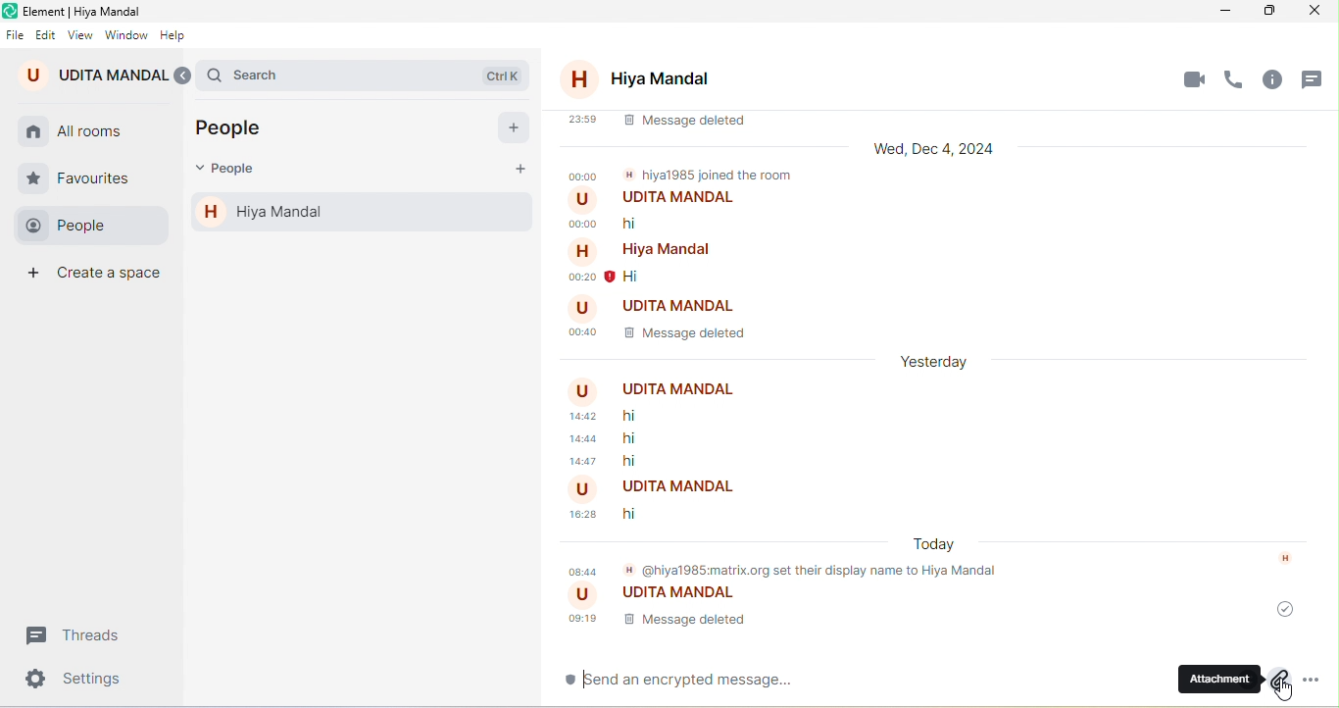  What do you see at coordinates (84, 176) in the screenshot?
I see `favourite` at bounding box center [84, 176].